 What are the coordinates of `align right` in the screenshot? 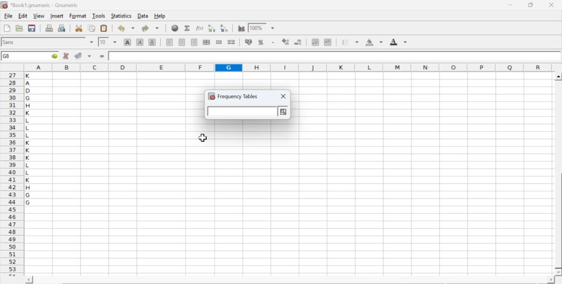 It's located at (194, 43).